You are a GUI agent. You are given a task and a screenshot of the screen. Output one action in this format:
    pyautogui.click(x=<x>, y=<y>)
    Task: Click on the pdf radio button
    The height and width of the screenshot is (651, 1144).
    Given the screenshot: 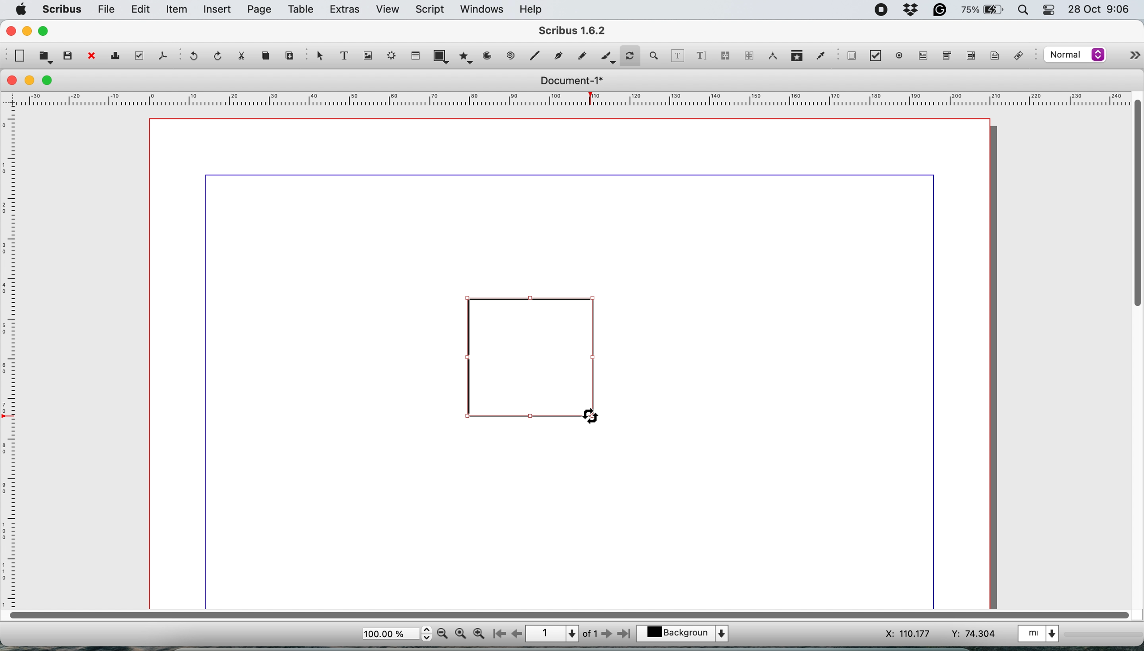 What is the action you would take?
    pyautogui.click(x=897, y=55)
    